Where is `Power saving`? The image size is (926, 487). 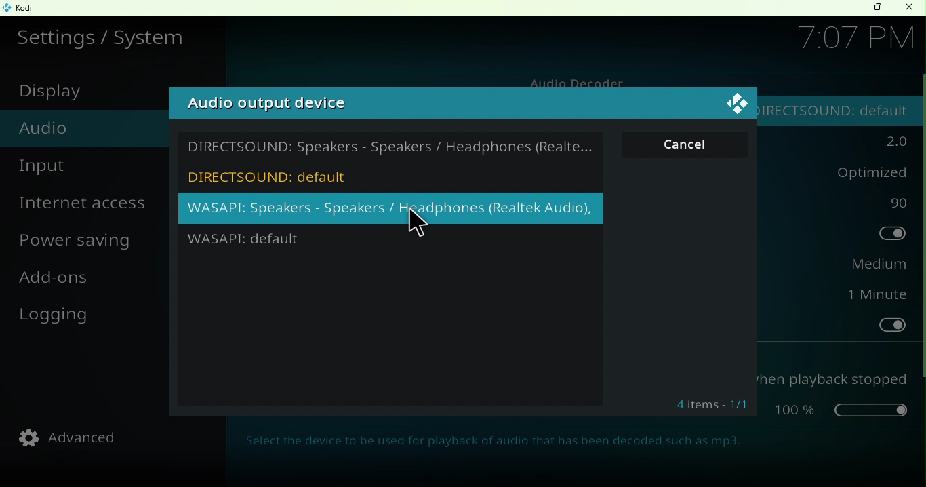 Power saving is located at coordinates (82, 241).